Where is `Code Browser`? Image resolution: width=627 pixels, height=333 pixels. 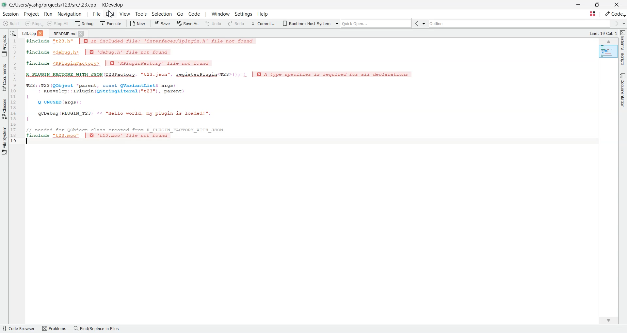 Code Browser is located at coordinates (19, 329).